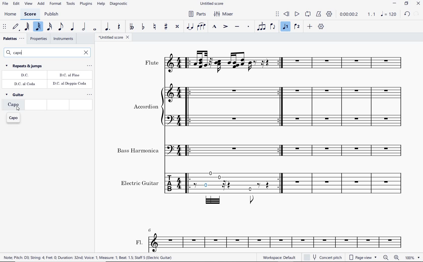 Image resolution: width=423 pixels, height=262 pixels. I want to click on customize toolbar, so click(322, 27).